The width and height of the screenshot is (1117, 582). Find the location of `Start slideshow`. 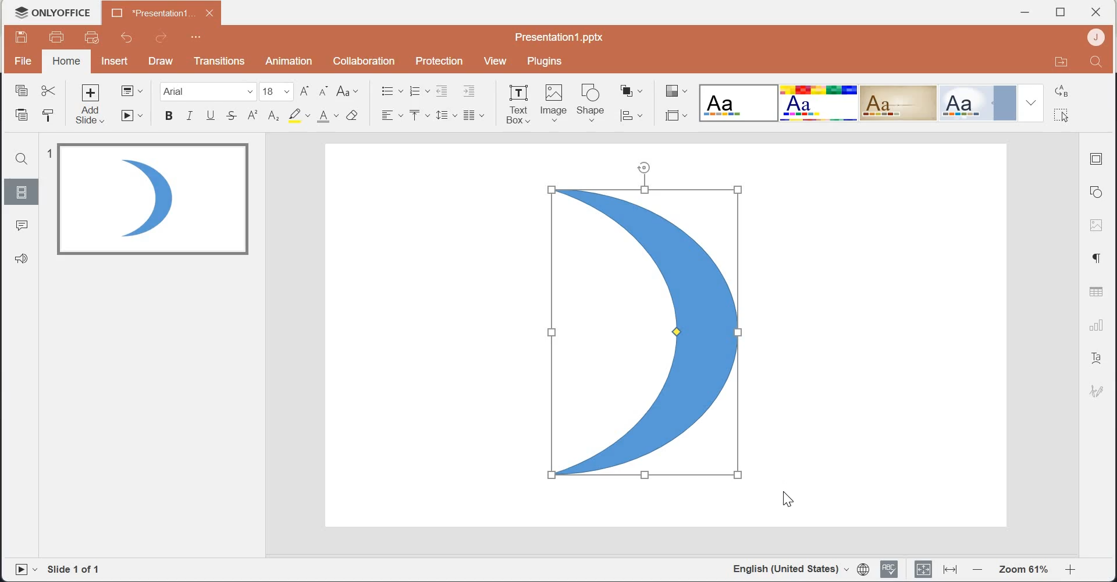

Start slideshow is located at coordinates (133, 116).